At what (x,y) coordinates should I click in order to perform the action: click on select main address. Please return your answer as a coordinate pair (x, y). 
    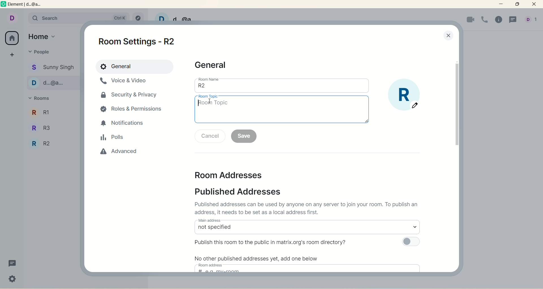
    Looking at the image, I should click on (307, 229).